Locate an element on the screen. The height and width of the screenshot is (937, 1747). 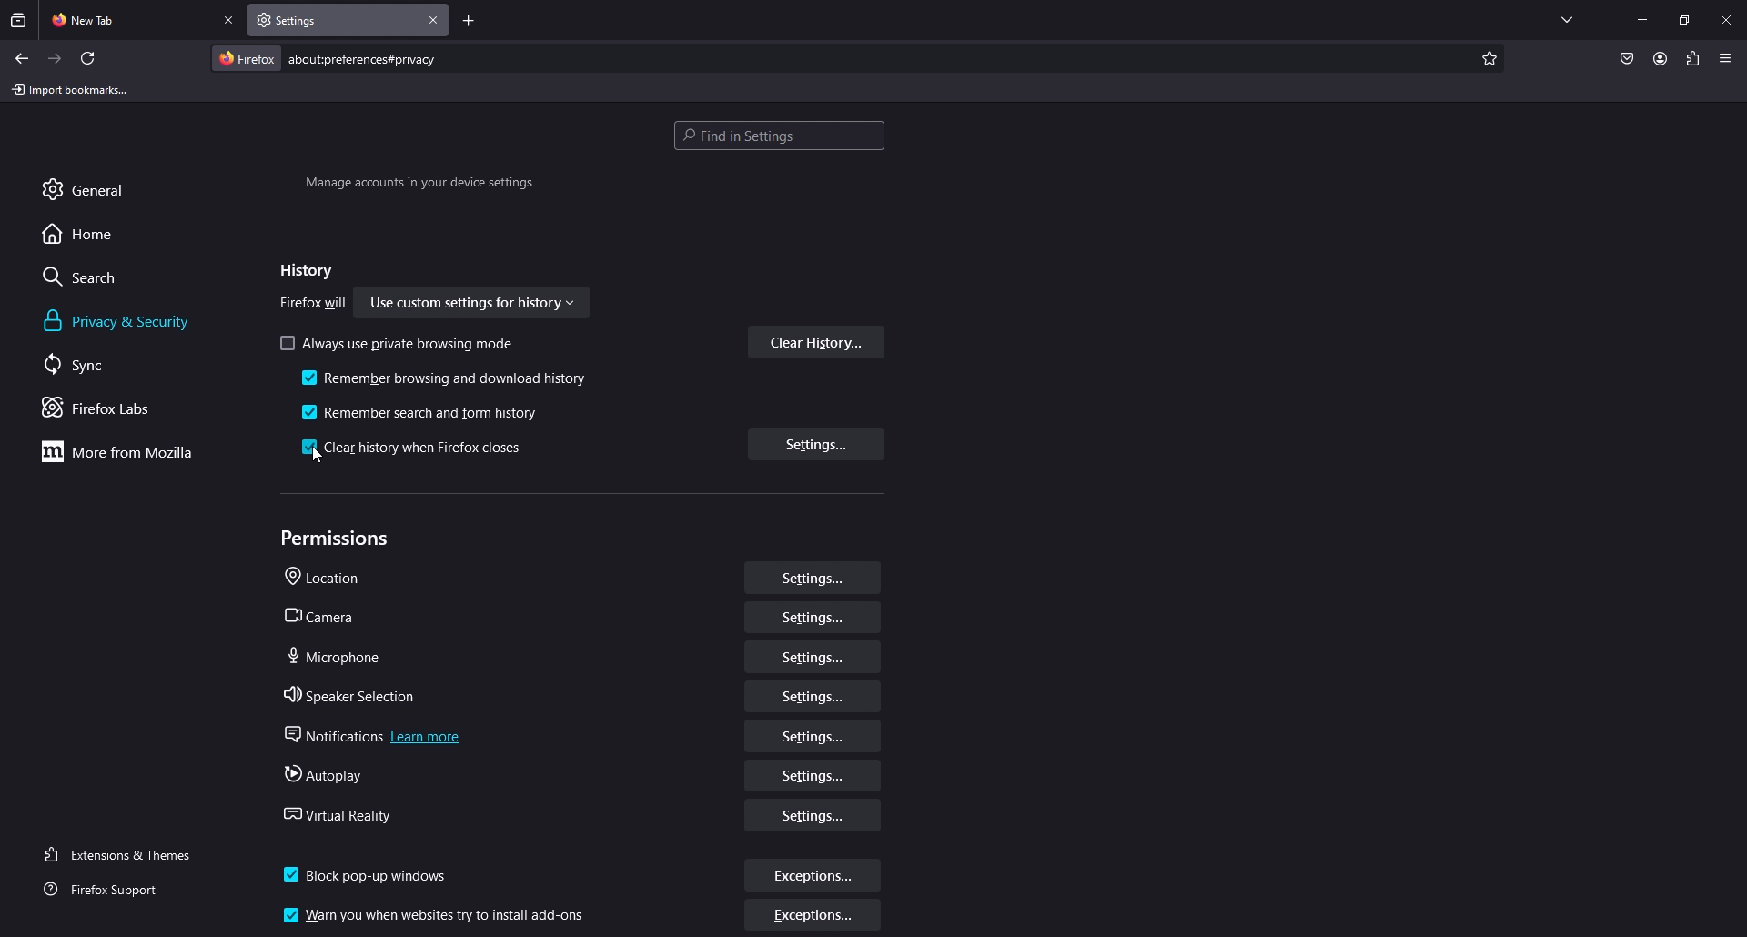
settings is located at coordinates (816, 817).